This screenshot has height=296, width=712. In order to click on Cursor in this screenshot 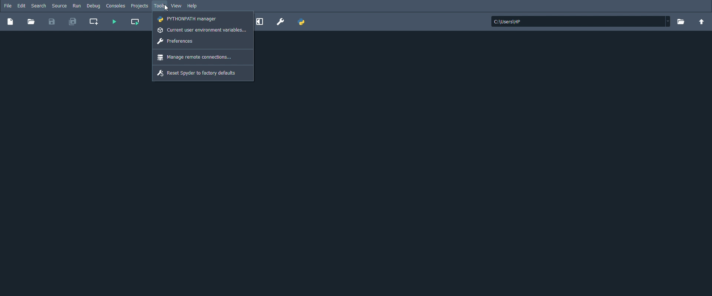, I will do `click(167, 8)`.